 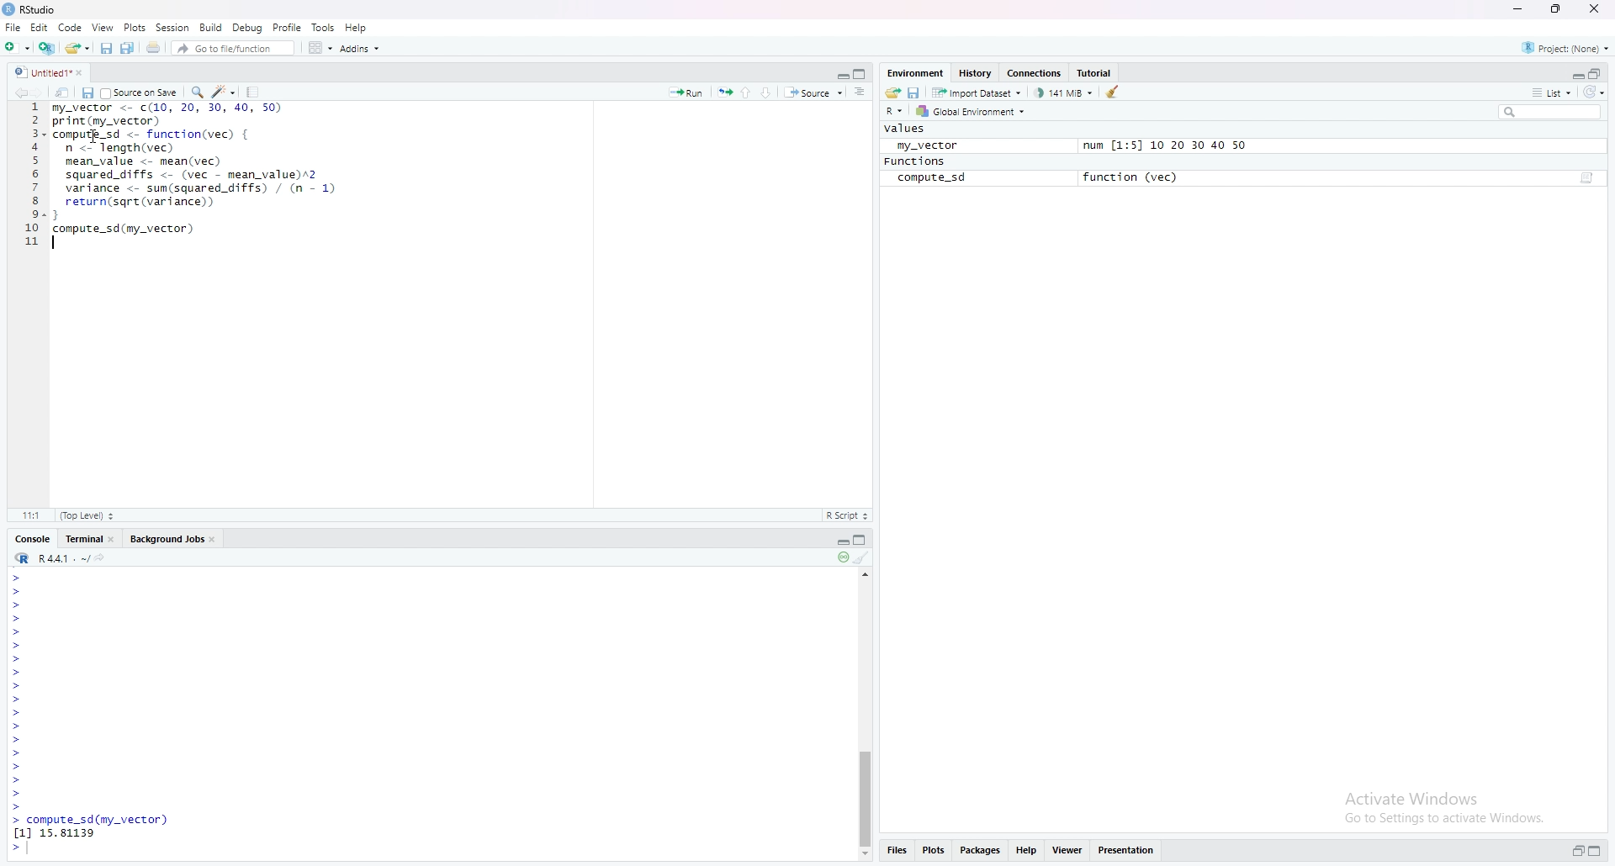 What do you see at coordinates (1065, 92) in the screenshot?
I see `141 Mib used by R session` at bounding box center [1065, 92].